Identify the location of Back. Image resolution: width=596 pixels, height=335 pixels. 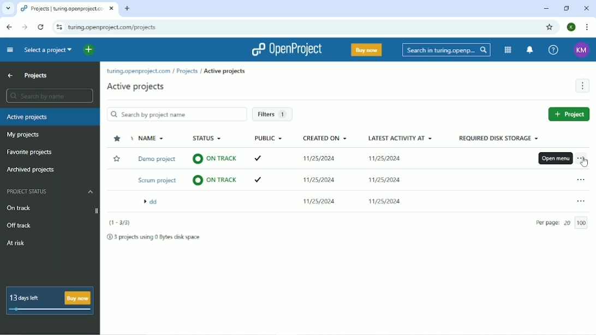
(8, 27).